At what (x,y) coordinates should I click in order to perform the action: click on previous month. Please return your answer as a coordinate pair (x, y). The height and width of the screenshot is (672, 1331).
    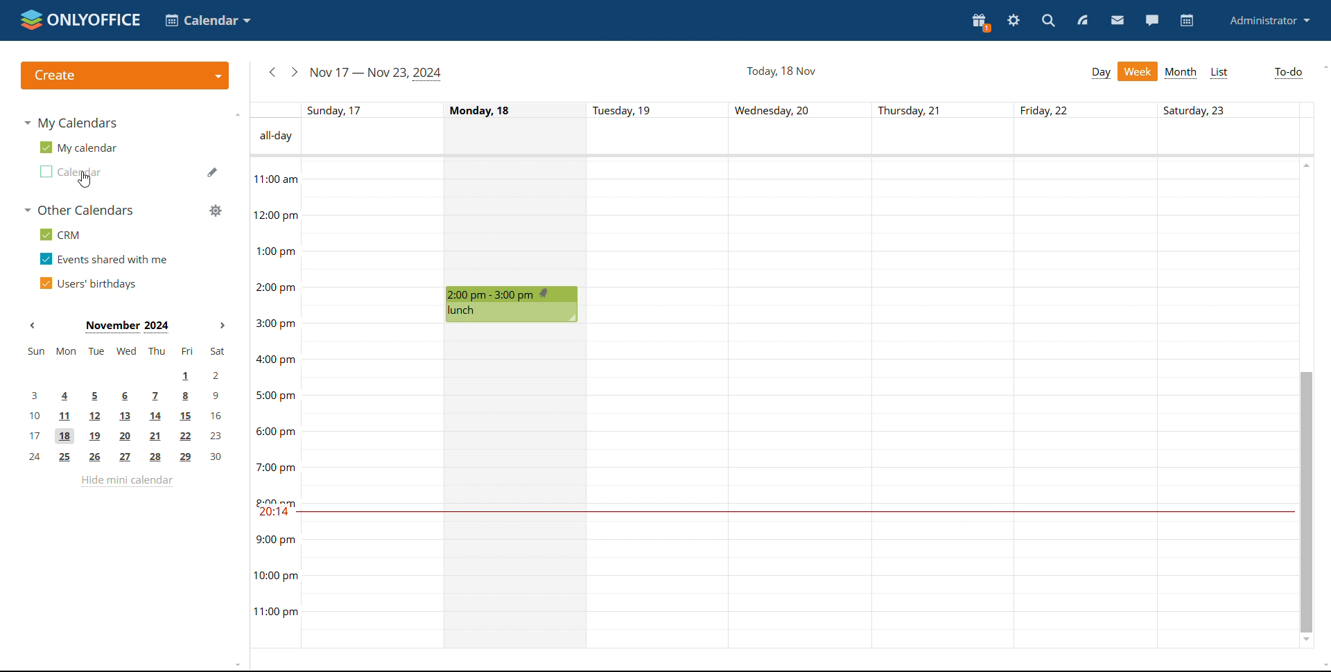
    Looking at the image, I should click on (272, 73).